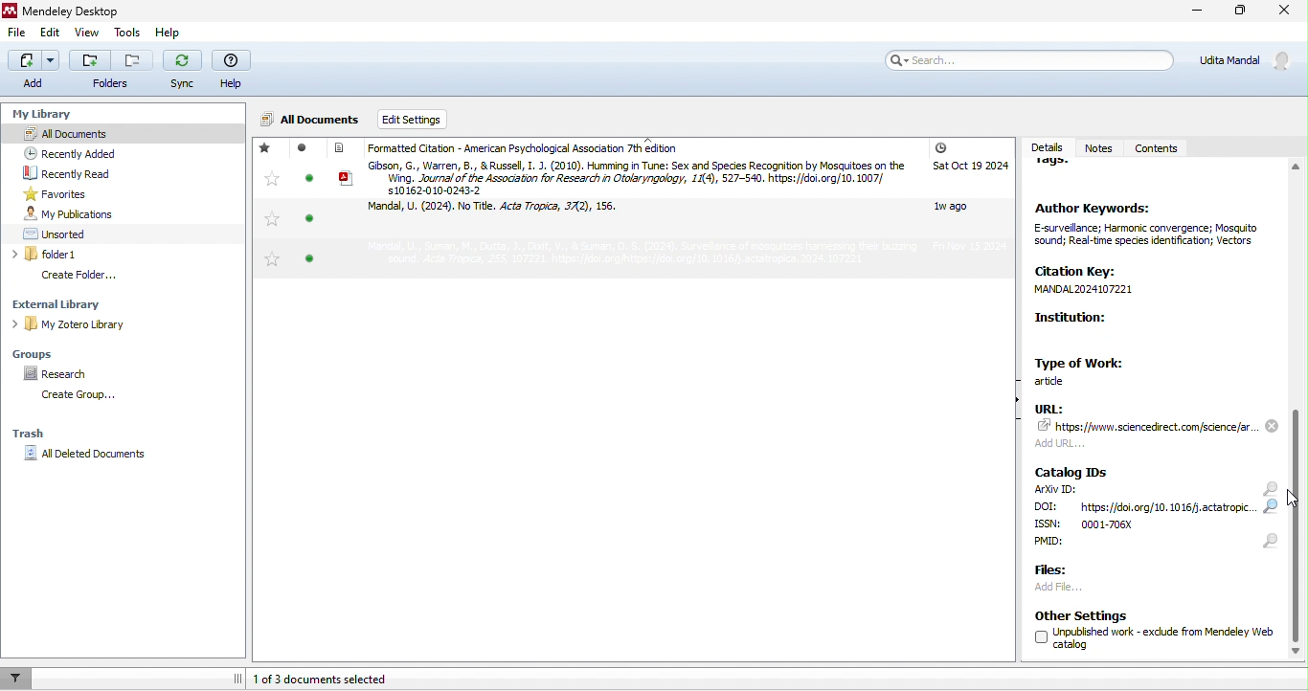 This screenshot has width=1308, height=691. Describe the element at coordinates (95, 275) in the screenshot. I see `create folder` at that location.